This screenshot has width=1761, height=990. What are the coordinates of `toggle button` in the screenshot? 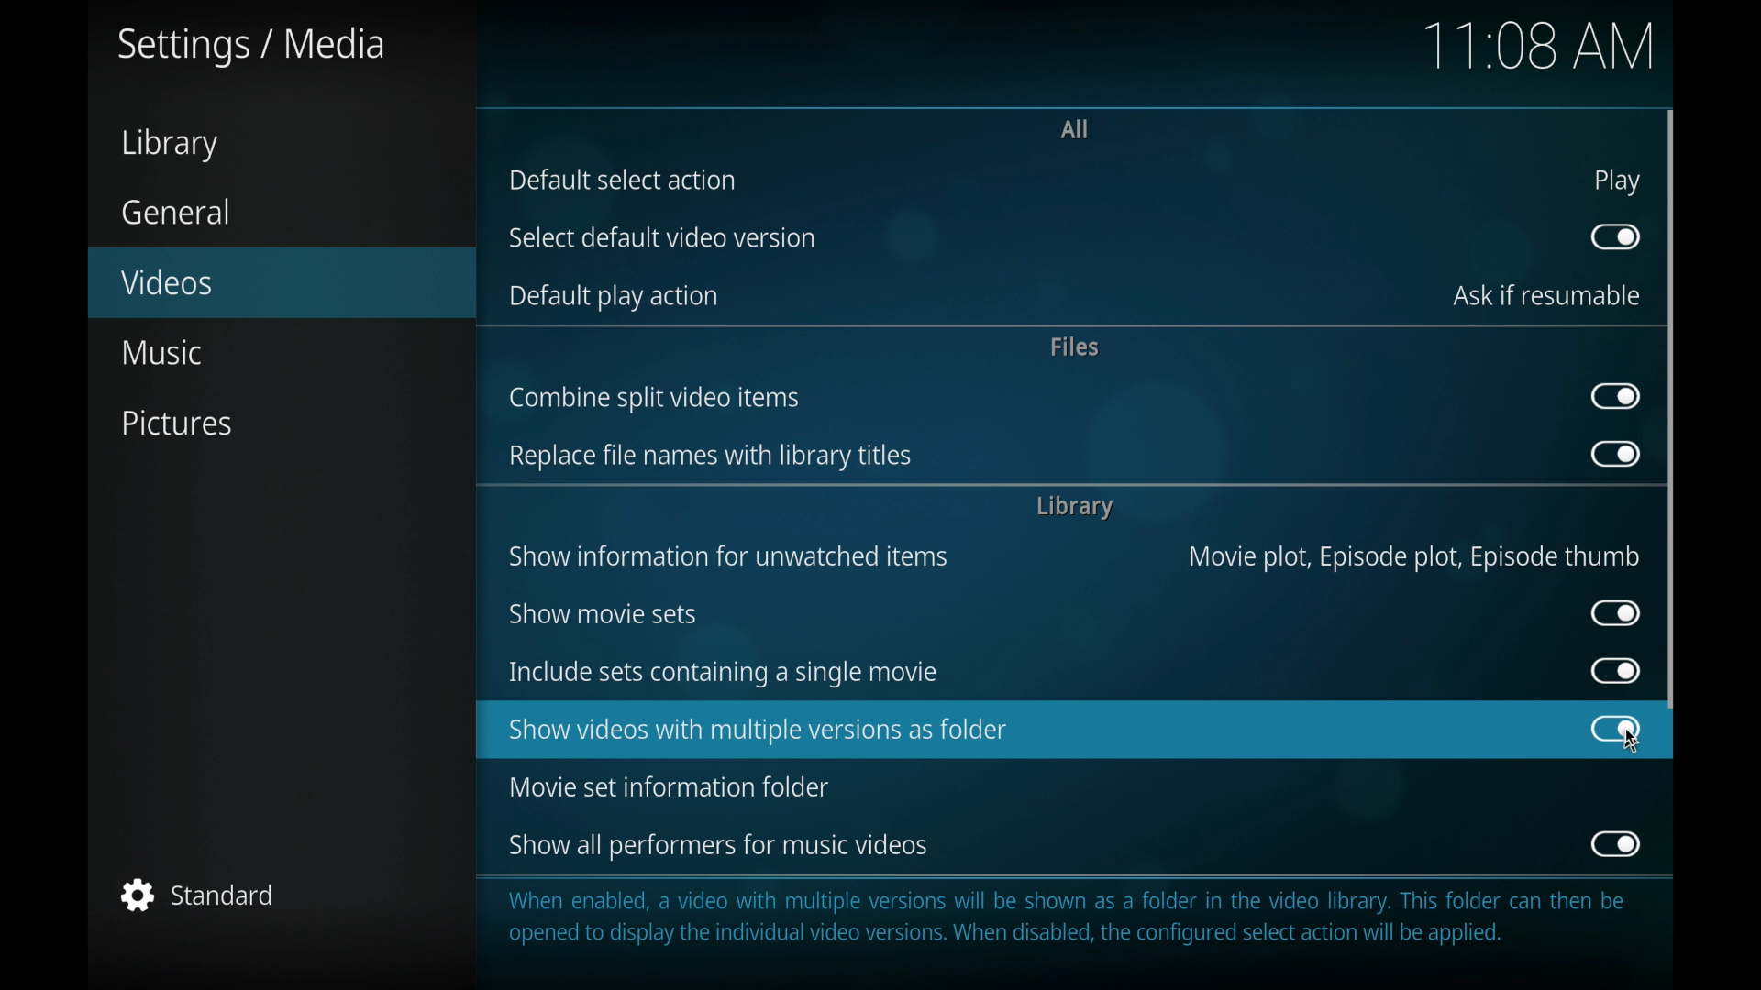 It's located at (1616, 397).